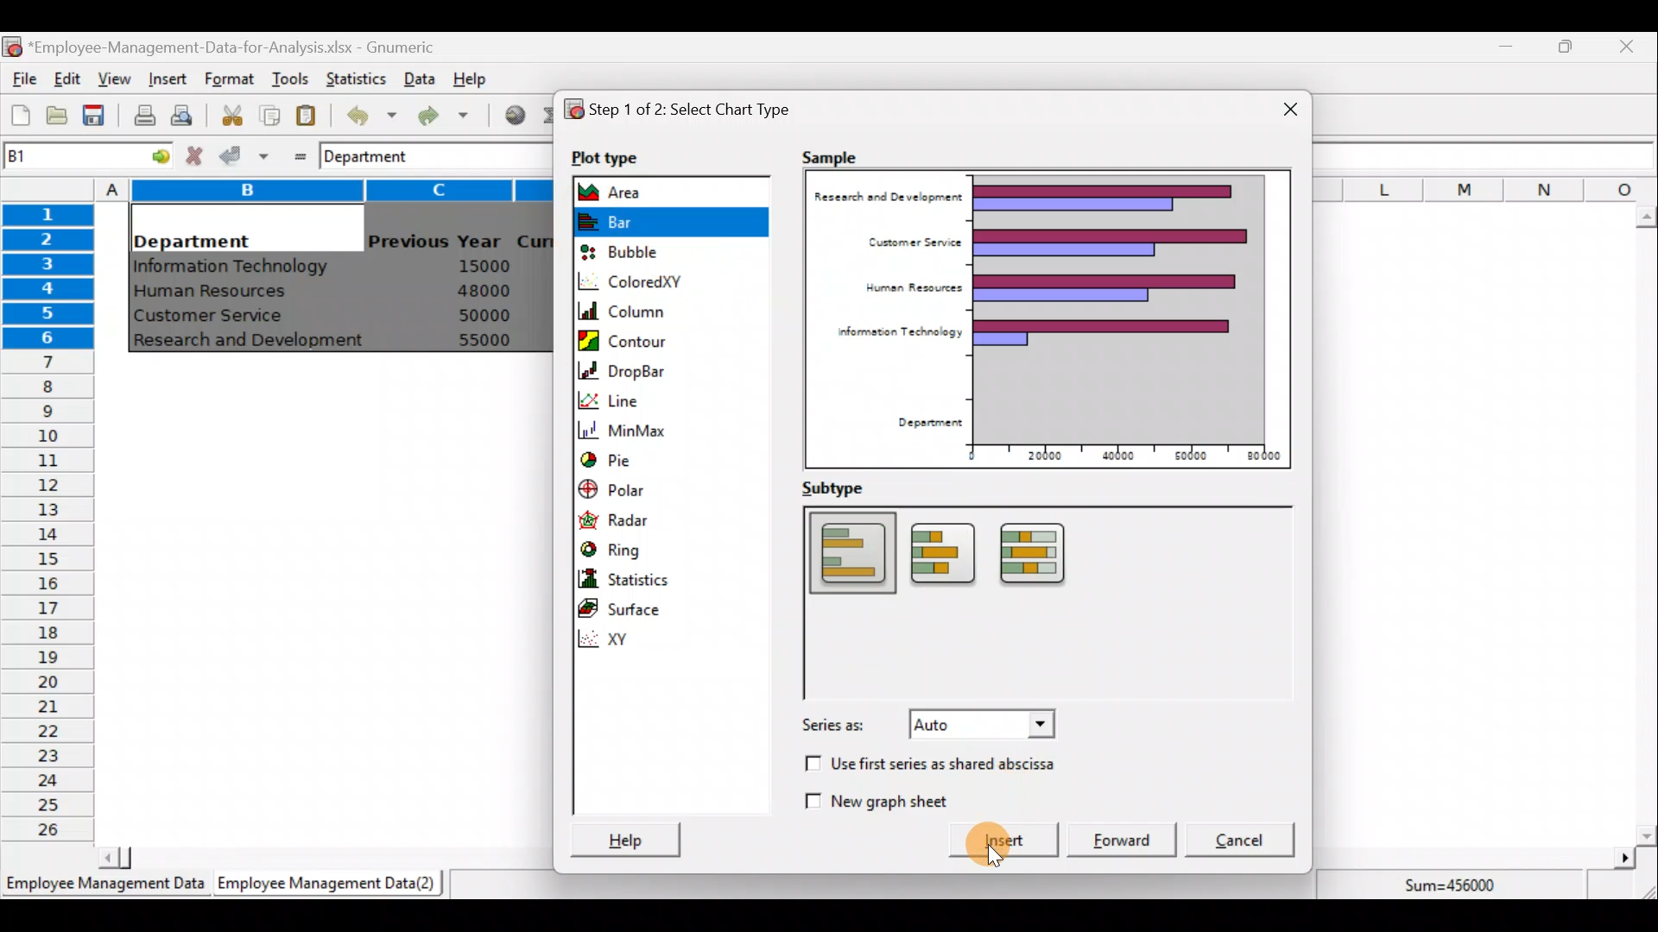 This screenshot has width=1658, height=932. Describe the element at coordinates (21, 115) in the screenshot. I see `Create a new workbook` at that location.